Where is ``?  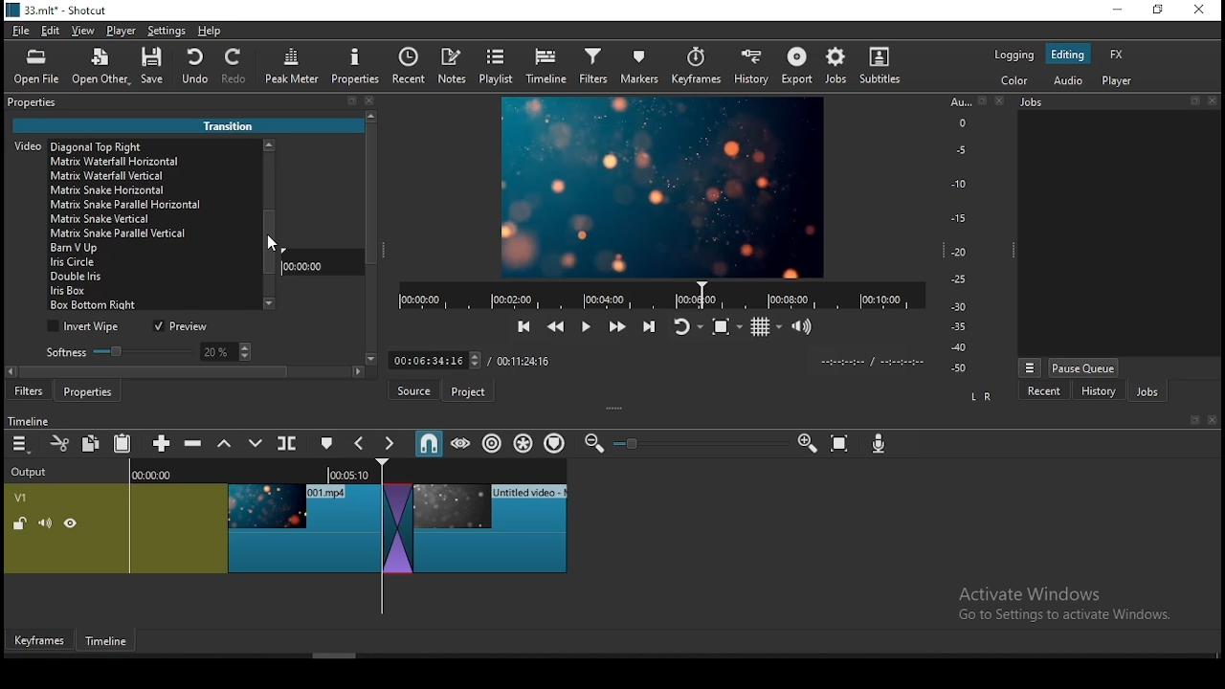
 is located at coordinates (1212, 421).